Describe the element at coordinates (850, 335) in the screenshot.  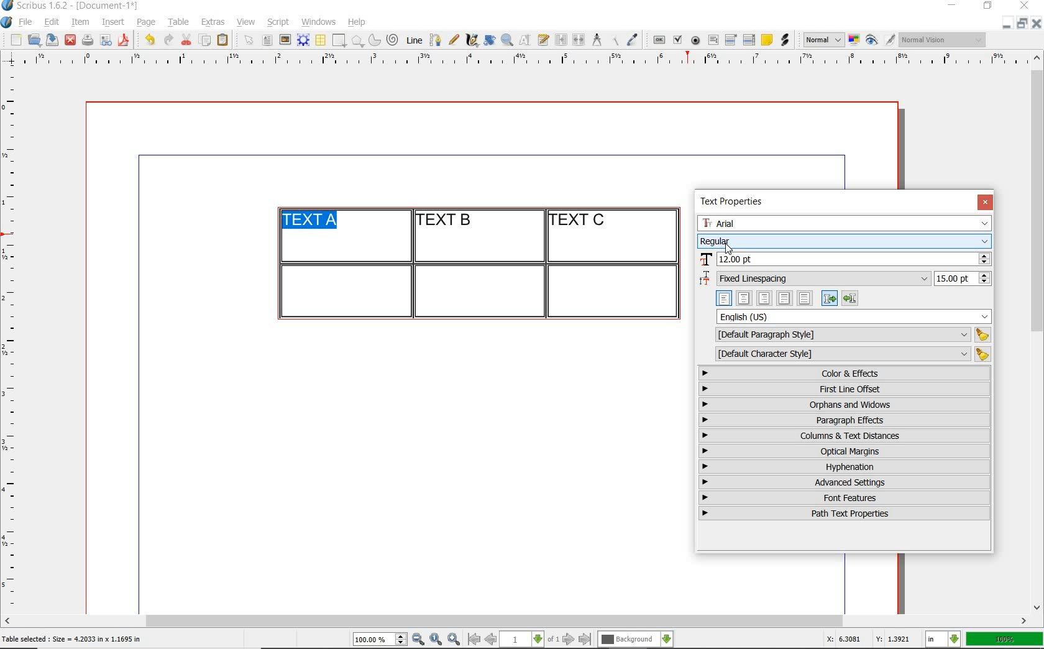
I see `default paragraph style` at that location.